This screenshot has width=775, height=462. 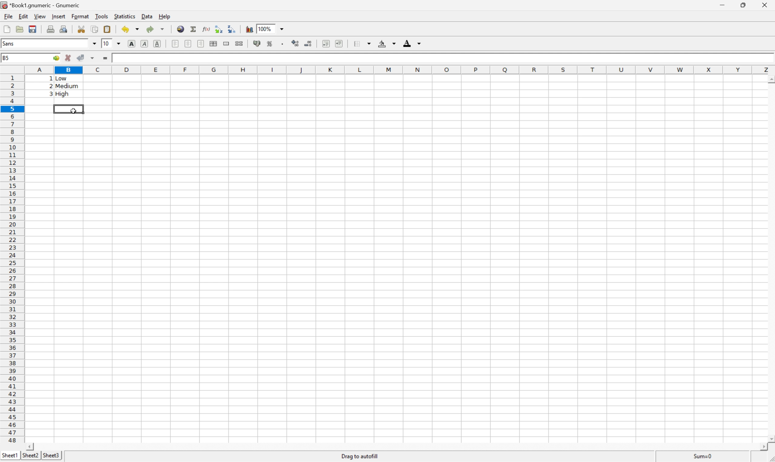 What do you see at coordinates (105, 58) in the screenshot?
I see `Enter formula` at bounding box center [105, 58].